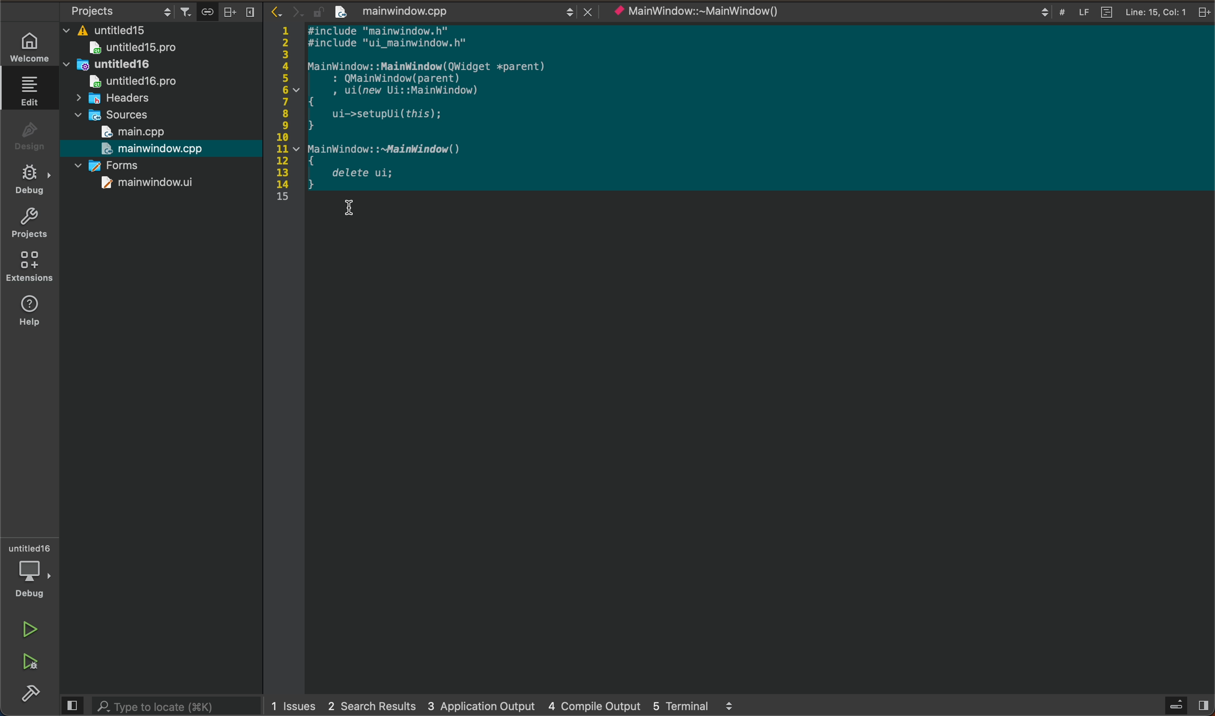  Describe the element at coordinates (589, 11) in the screenshot. I see `close` at that location.